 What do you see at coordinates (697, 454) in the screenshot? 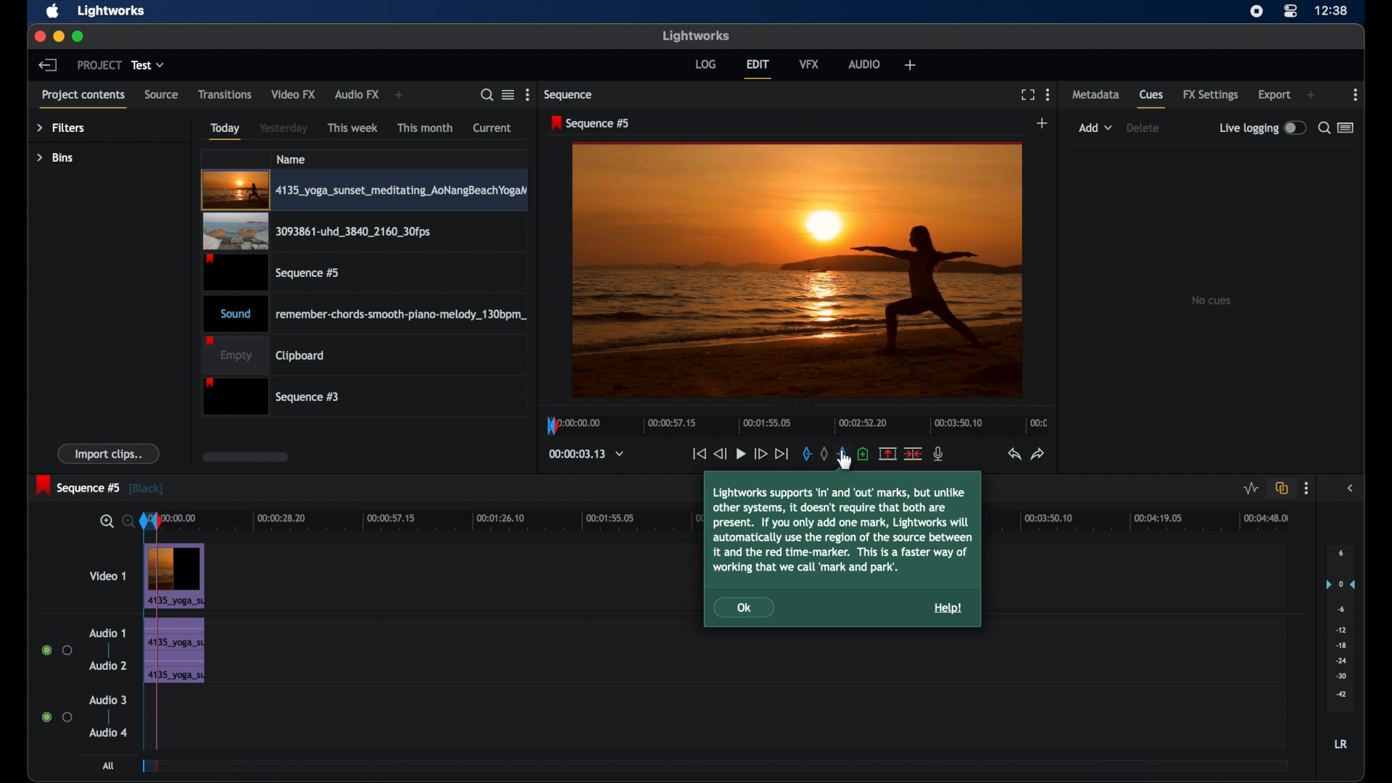
I see `jump to  start` at bounding box center [697, 454].